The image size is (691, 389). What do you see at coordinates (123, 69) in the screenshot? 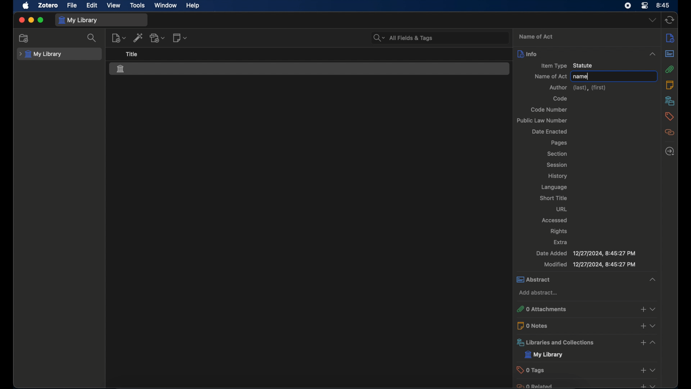
I see `statue` at bounding box center [123, 69].